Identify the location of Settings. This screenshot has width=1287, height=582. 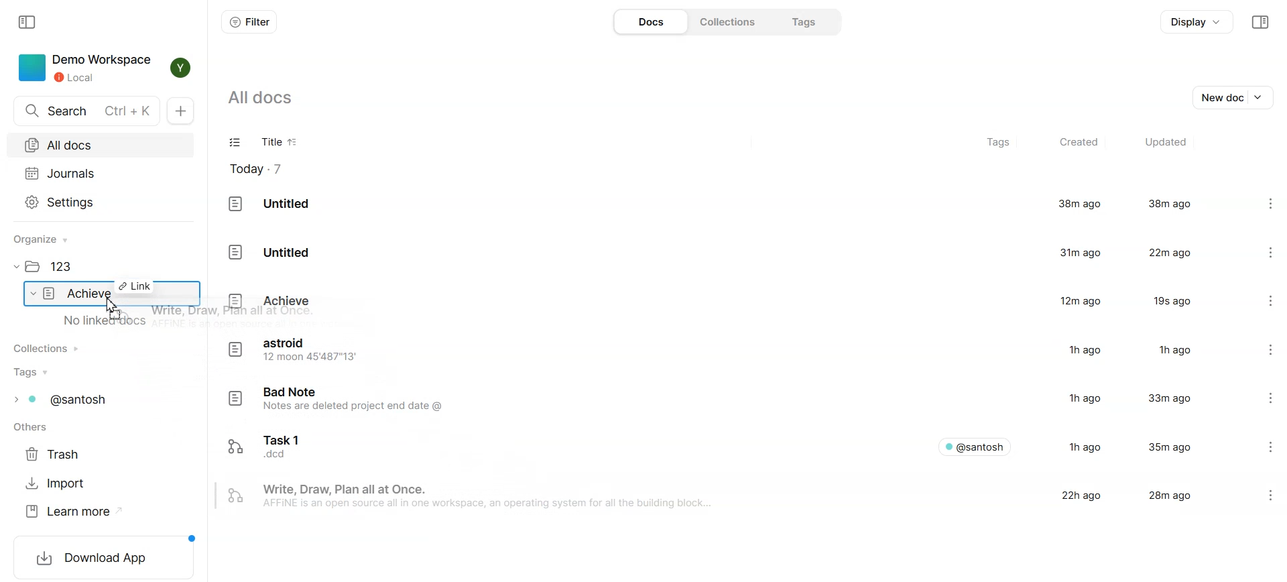
(1260, 351).